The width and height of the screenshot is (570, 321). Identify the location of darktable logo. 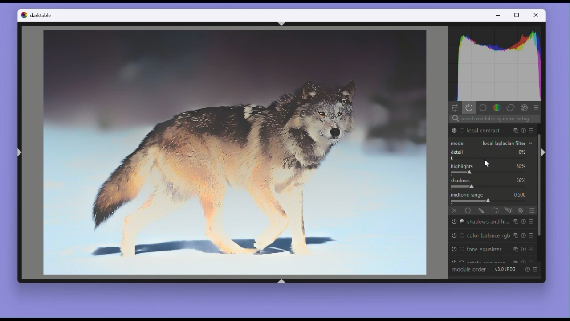
(24, 16).